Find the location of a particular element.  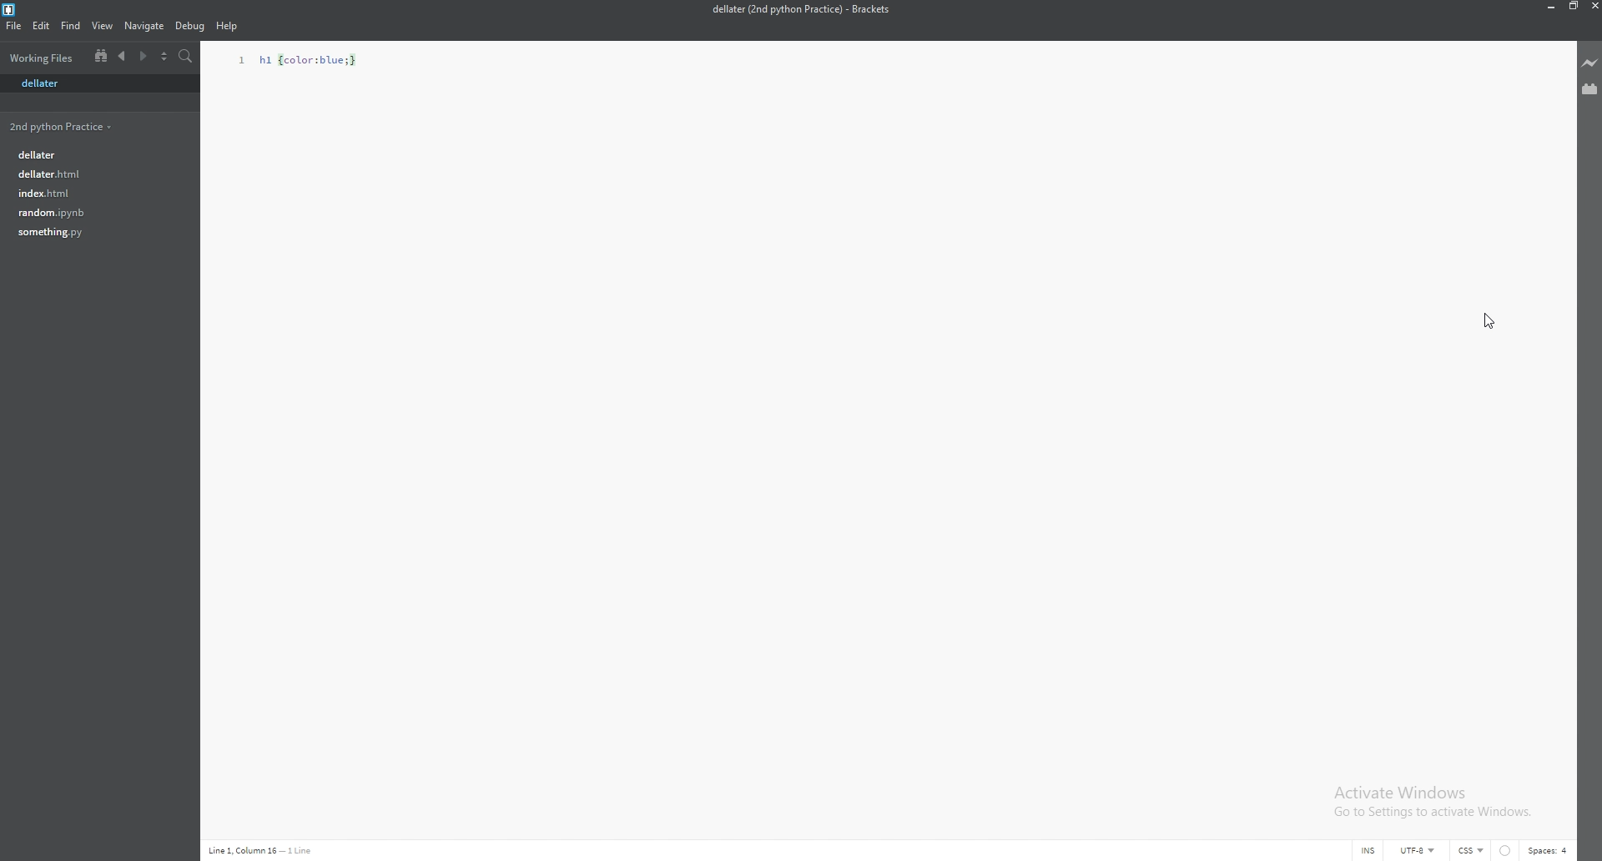

search is located at coordinates (187, 57).